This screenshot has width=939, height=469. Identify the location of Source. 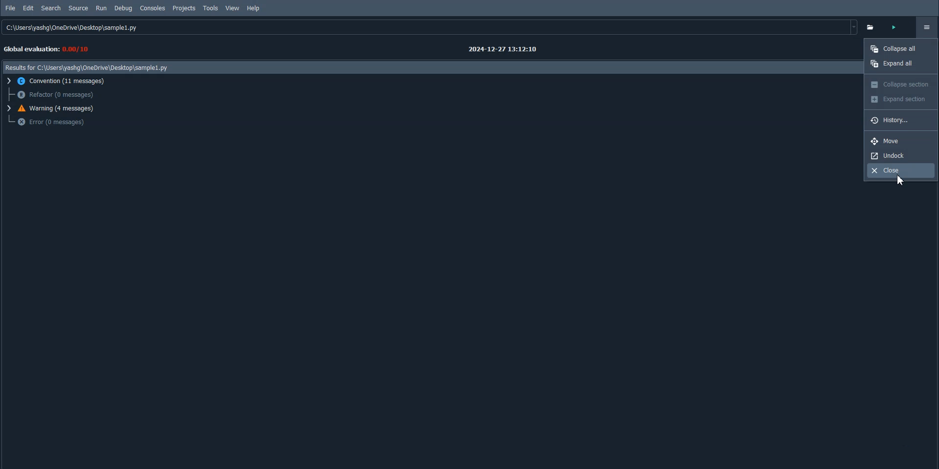
(79, 8).